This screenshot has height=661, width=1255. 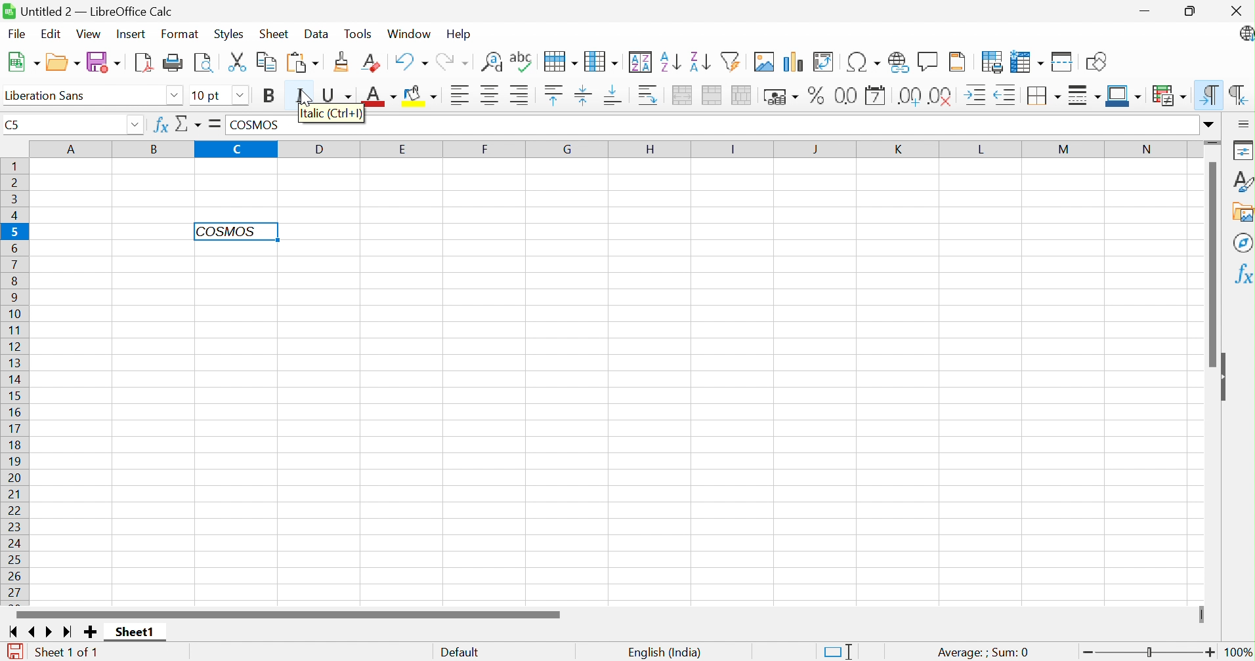 What do you see at coordinates (378, 94) in the screenshot?
I see `Font color` at bounding box center [378, 94].